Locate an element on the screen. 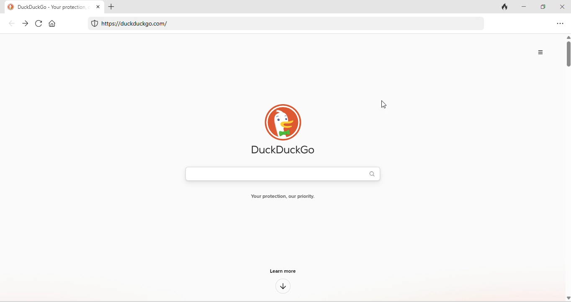 This screenshot has height=302, width=571. minimize is located at coordinates (524, 7).